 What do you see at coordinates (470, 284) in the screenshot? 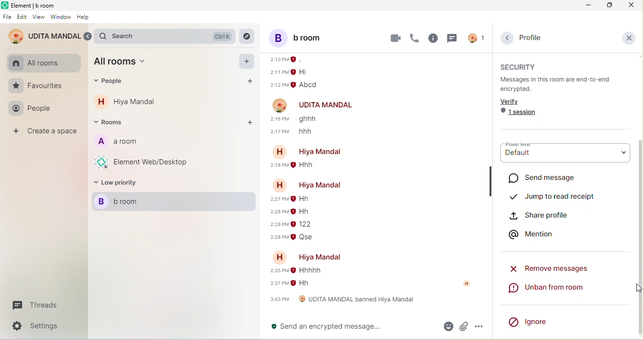
I see `read by hiya mandal` at bounding box center [470, 284].